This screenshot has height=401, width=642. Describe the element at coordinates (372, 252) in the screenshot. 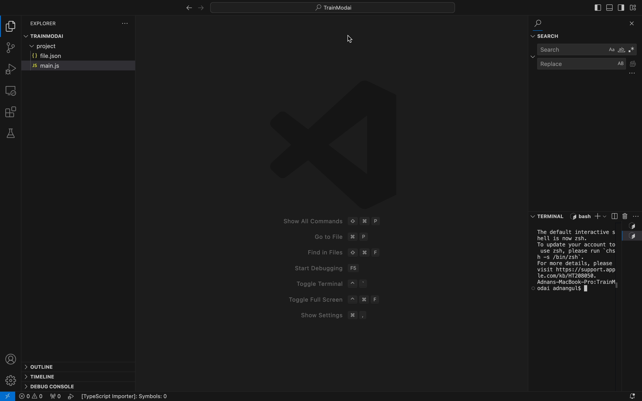

I see `Find Files` at that location.